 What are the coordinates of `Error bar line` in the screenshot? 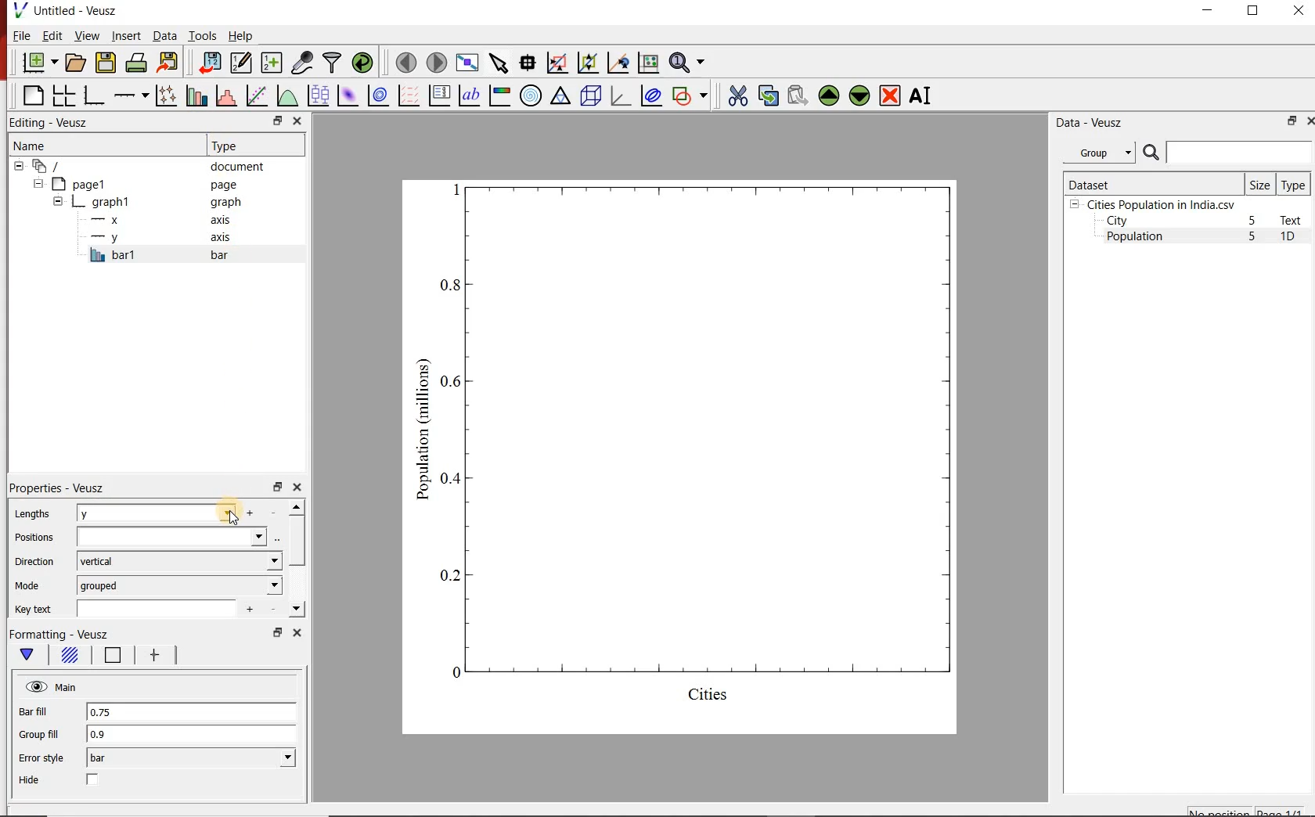 It's located at (152, 657).